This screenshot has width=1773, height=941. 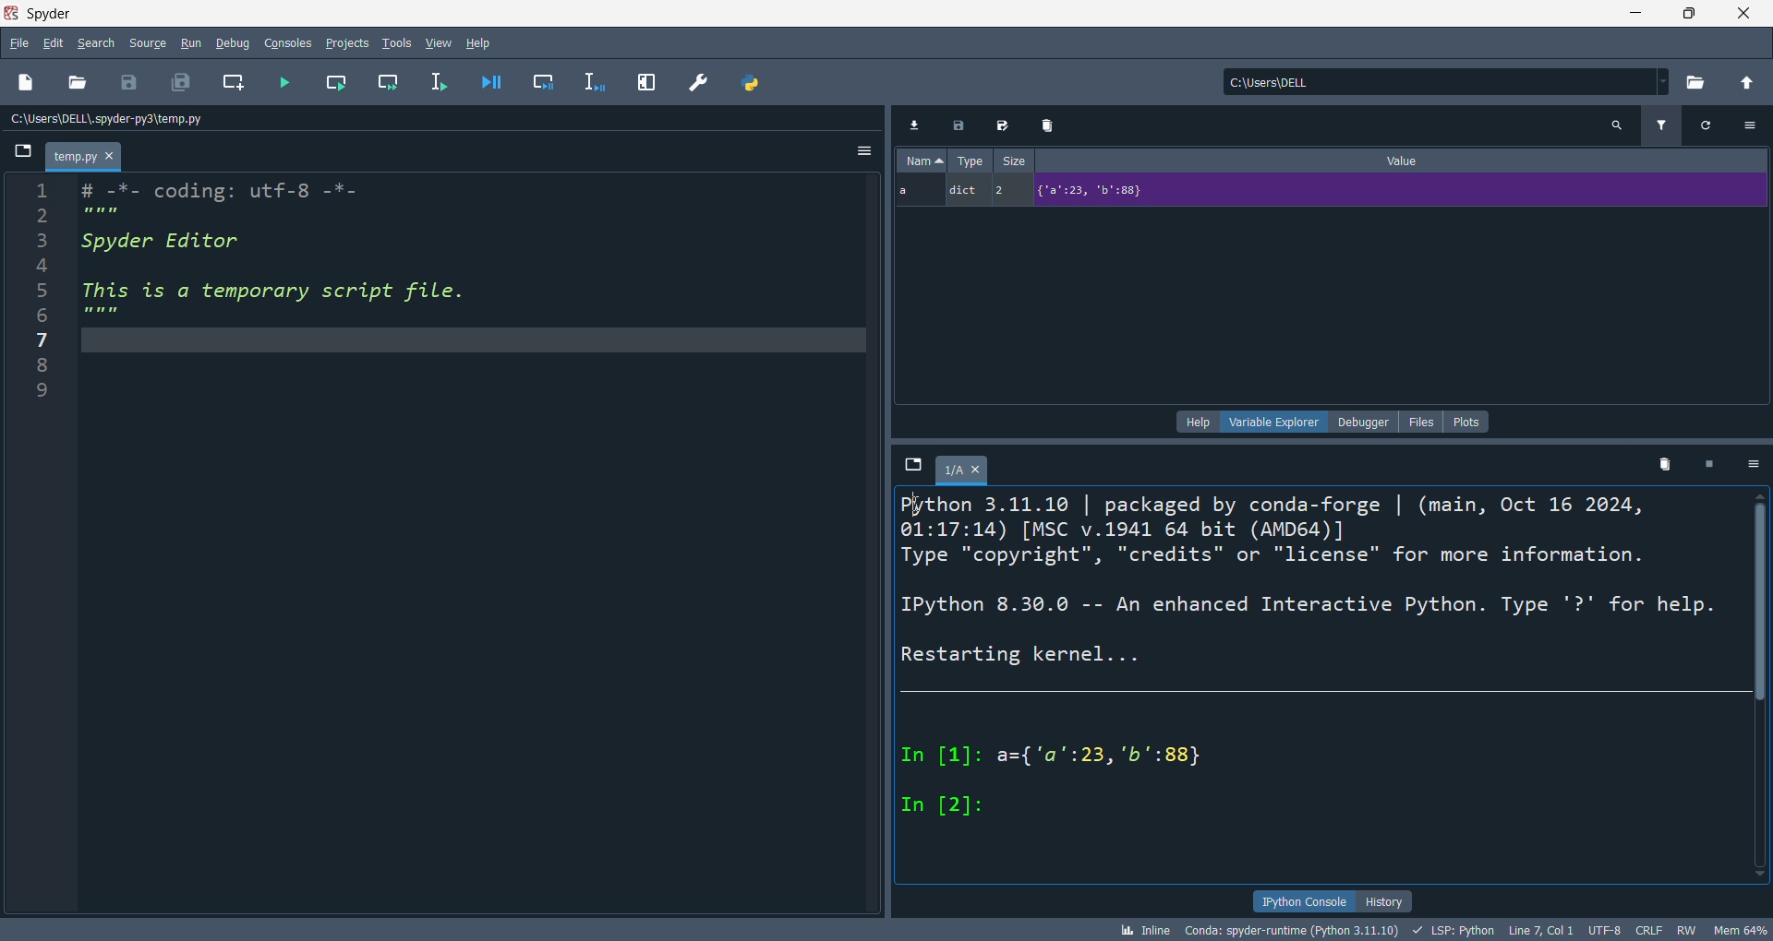 What do you see at coordinates (552, 81) in the screenshot?
I see `debug cell` at bounding box center [552, 81].